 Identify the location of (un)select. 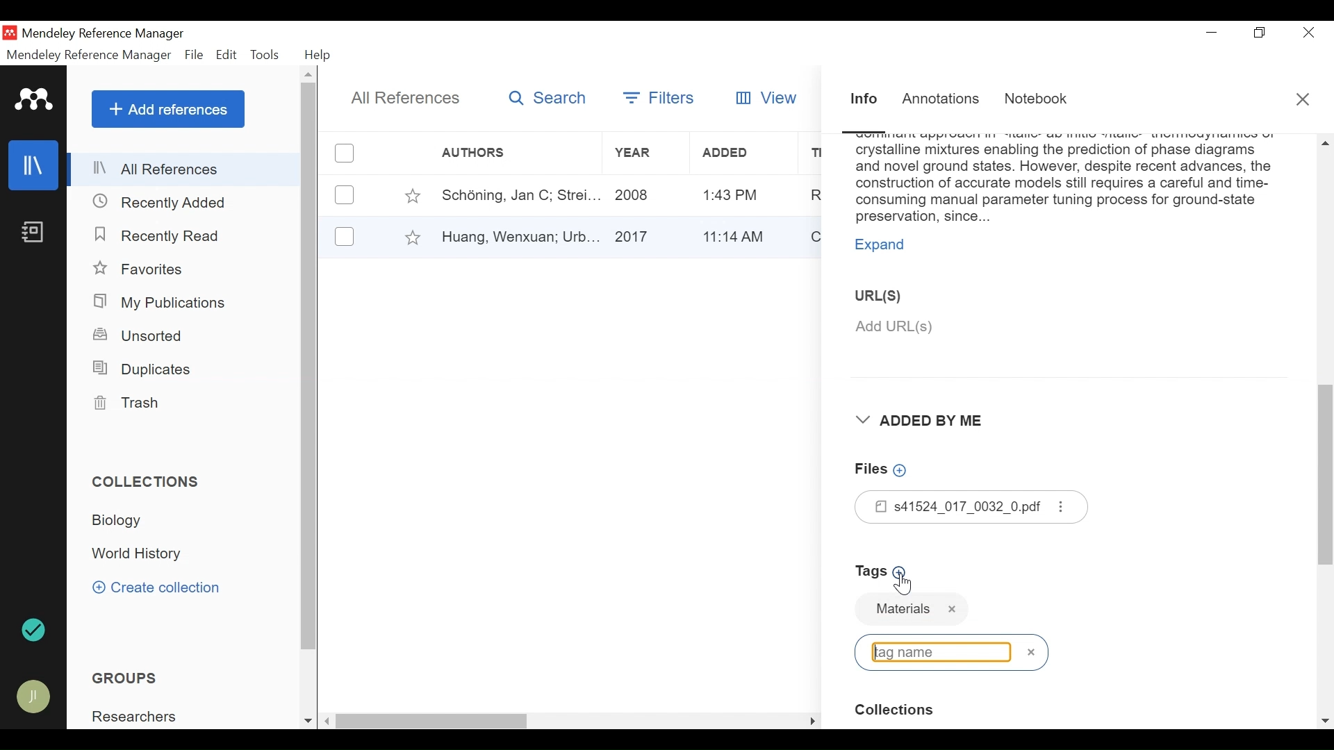
(345, 195).